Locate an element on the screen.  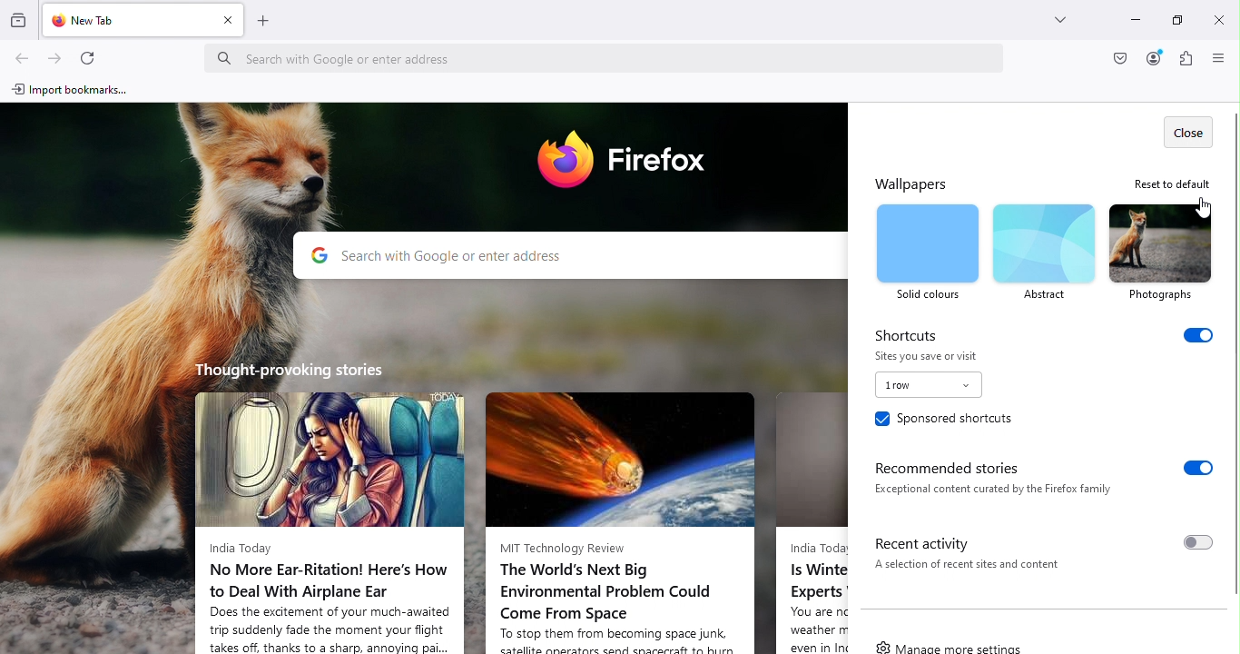
Firefox icon is located at coordinates (627, 162).